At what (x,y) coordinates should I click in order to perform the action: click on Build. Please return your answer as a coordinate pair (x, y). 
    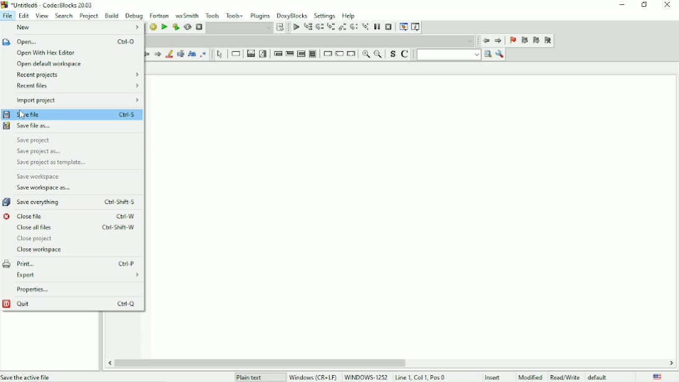
    Looking at the image, I should click on (112, 15).